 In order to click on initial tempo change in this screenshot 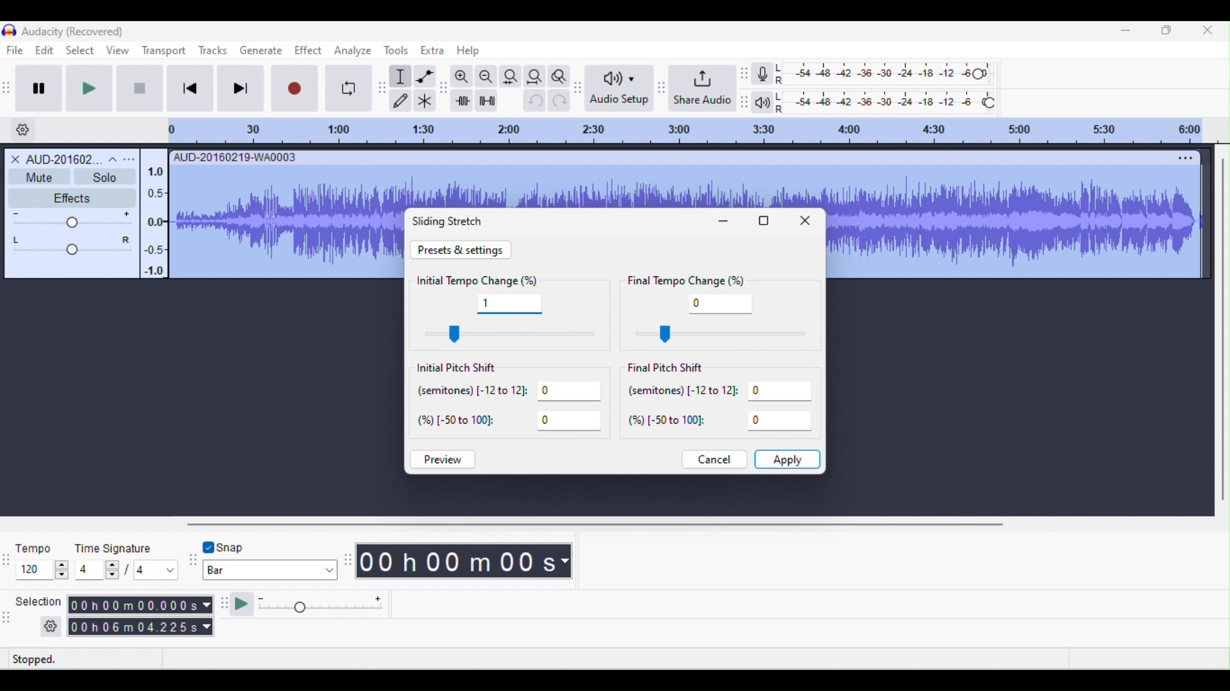, I will do `click(479, 280)`.